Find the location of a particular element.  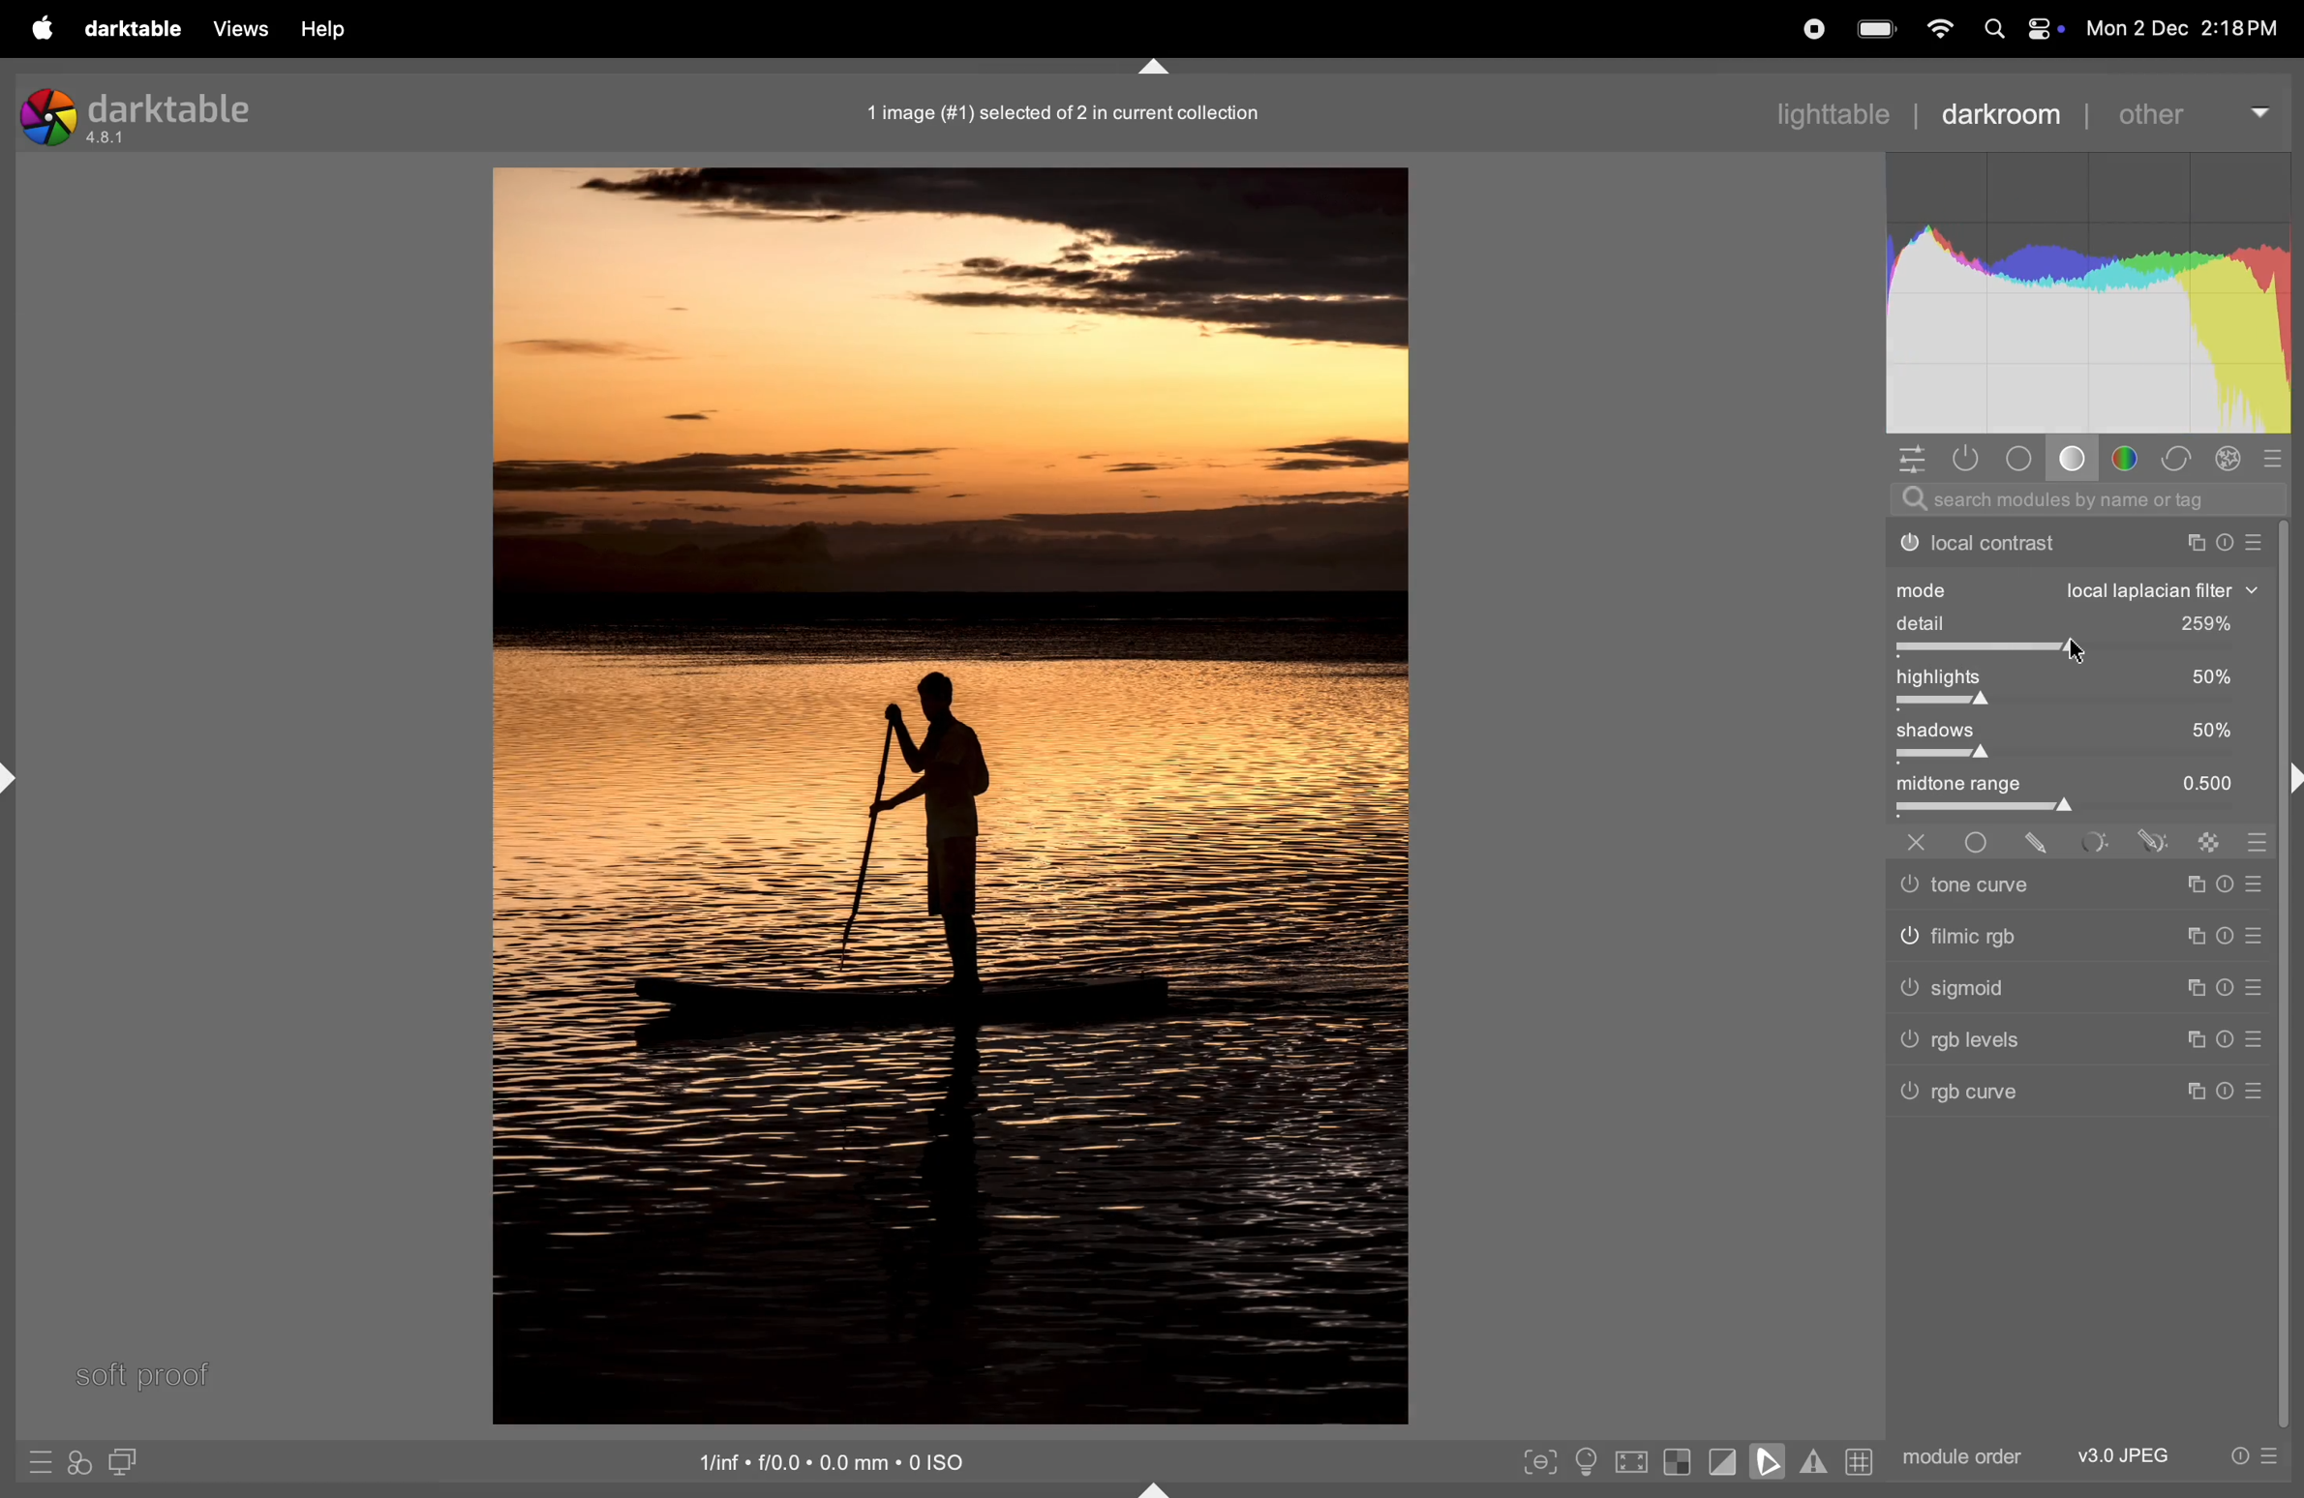

 is located at coordinates (1988, 884).